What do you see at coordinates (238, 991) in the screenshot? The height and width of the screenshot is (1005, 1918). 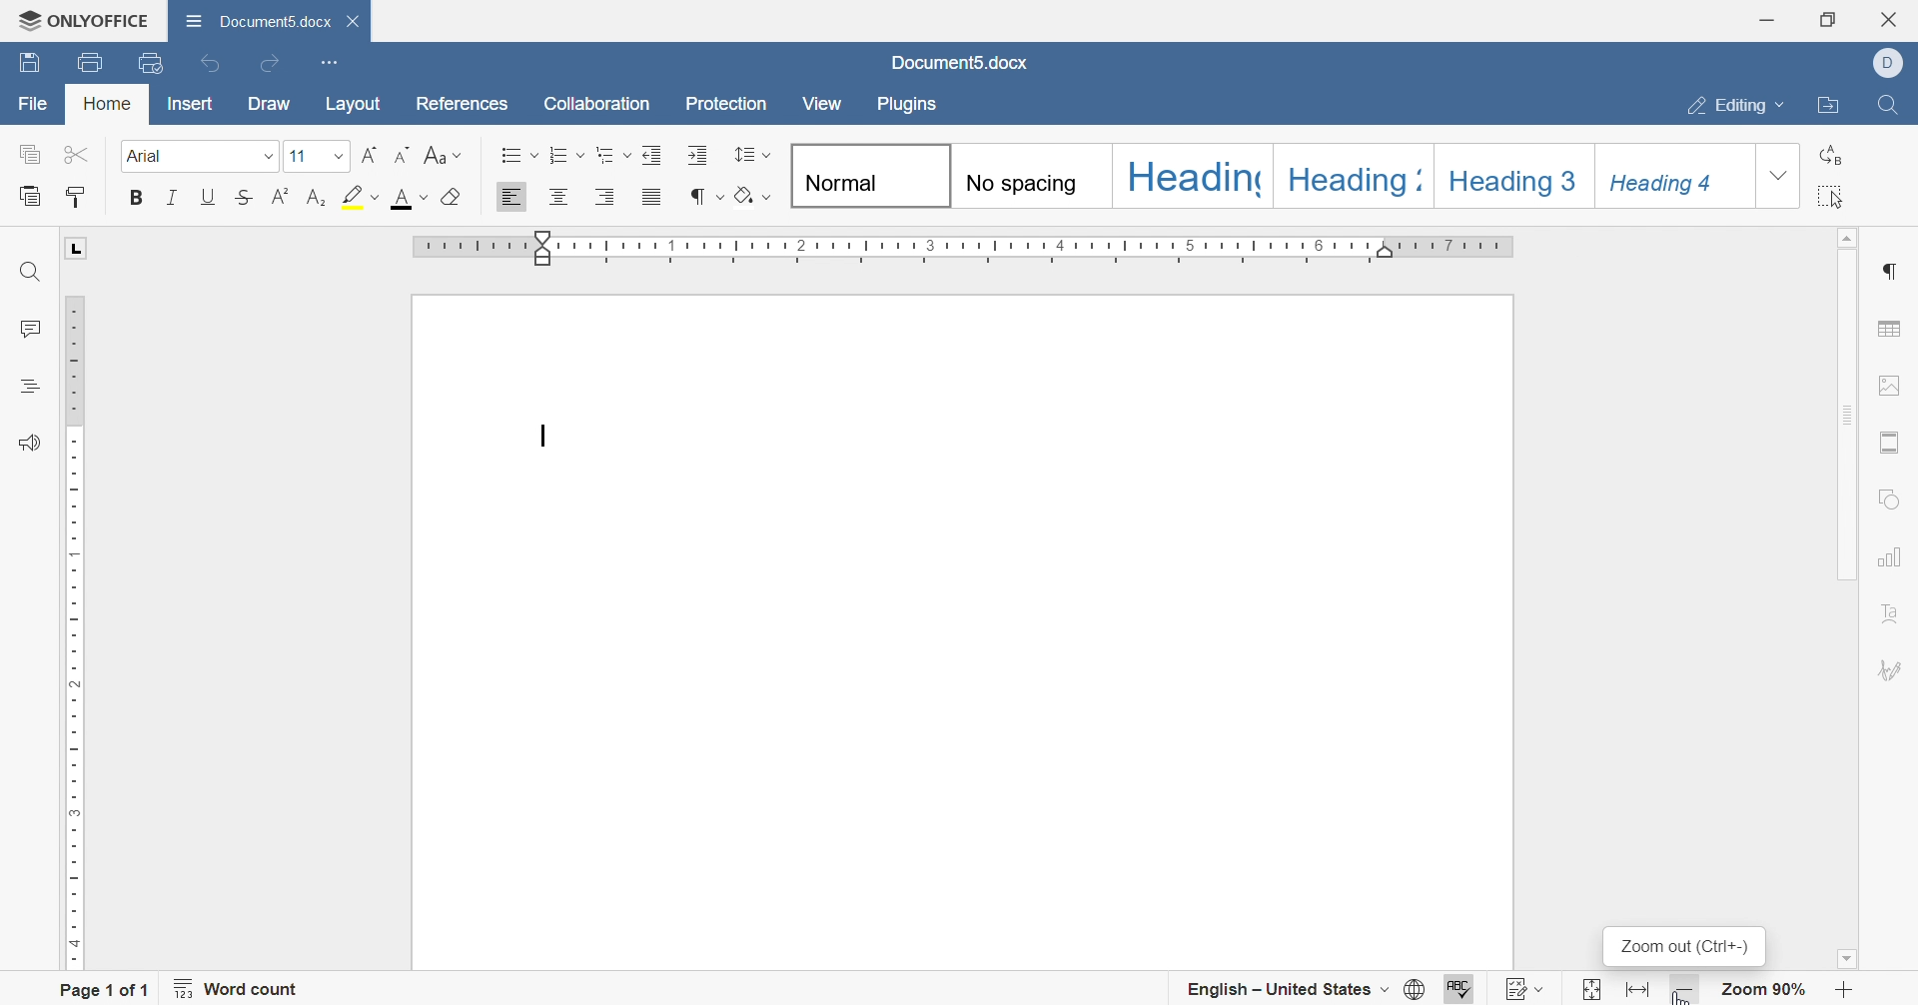 I see `word count` at bounding box center [238, 991].